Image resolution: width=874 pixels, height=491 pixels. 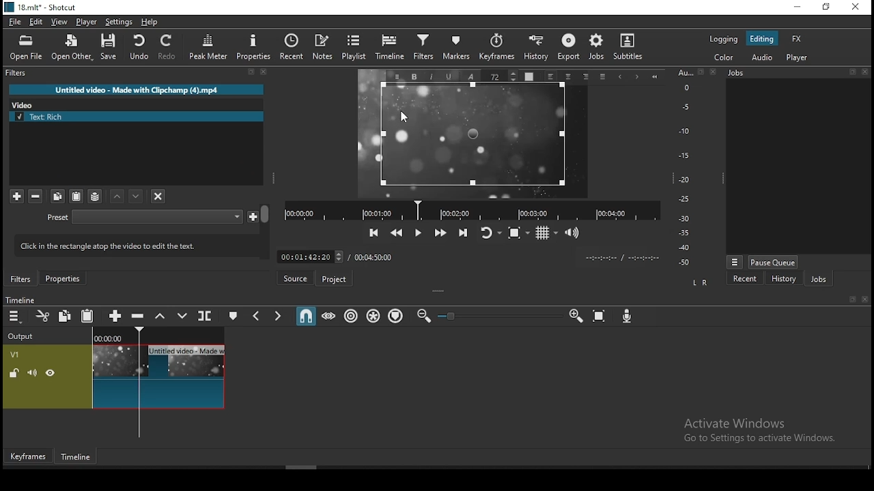 I want to click on save filter sets, so click(x=95, y=196).